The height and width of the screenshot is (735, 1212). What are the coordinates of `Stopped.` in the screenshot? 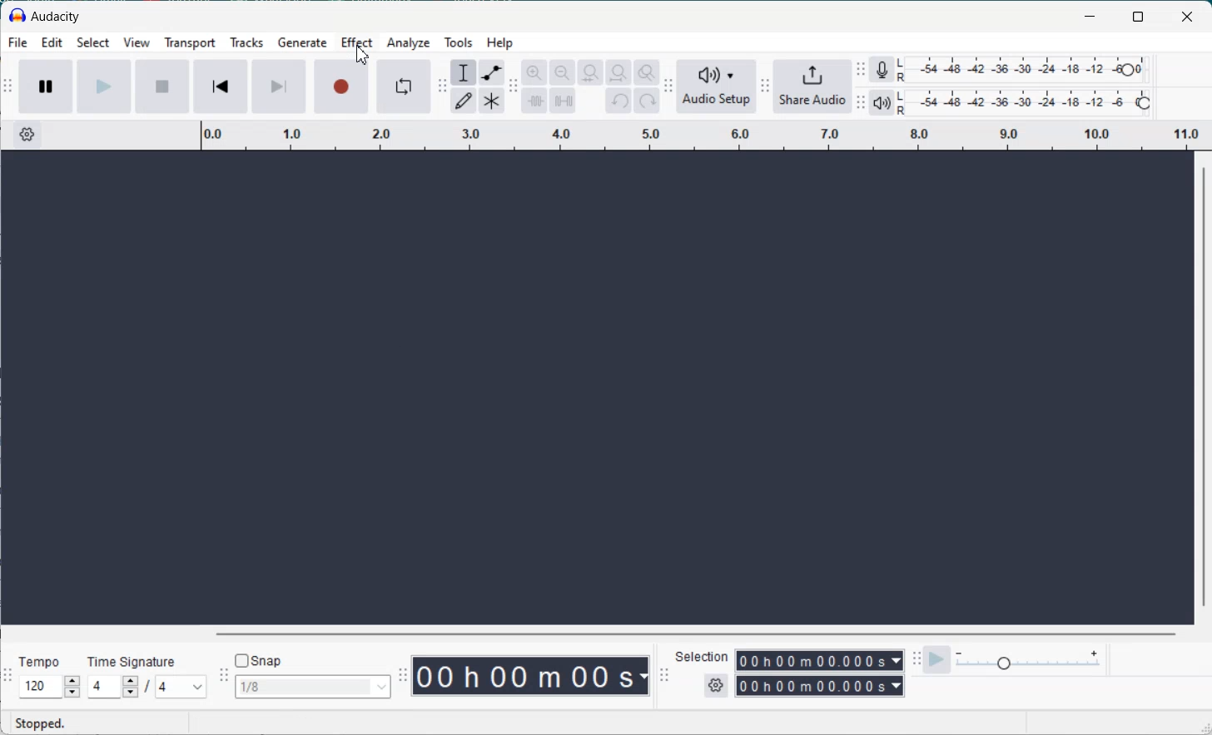 It's located at (43, 723).